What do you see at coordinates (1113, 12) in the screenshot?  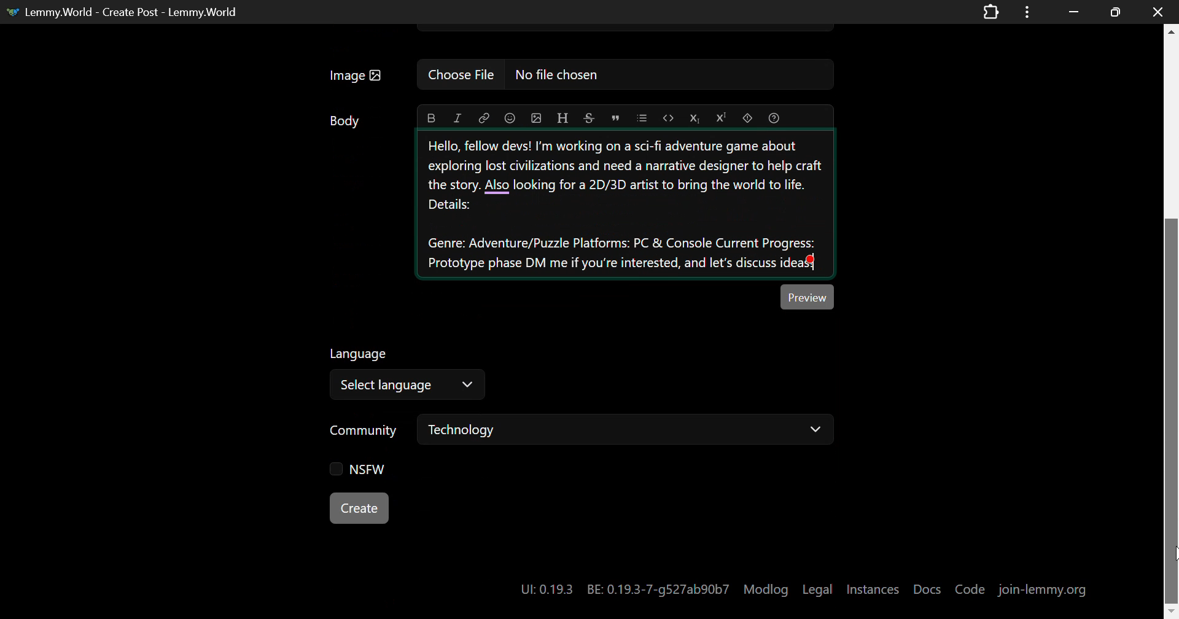 I see `Minimize Window` at bounding box center [1113, 12].